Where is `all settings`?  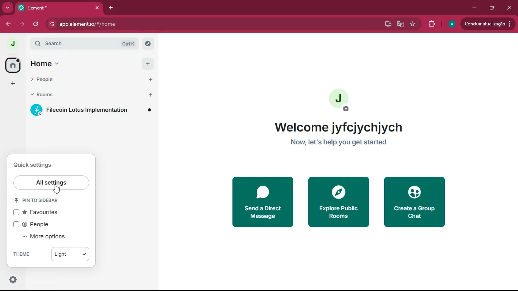 all settings is located at coordinates (53, 183).